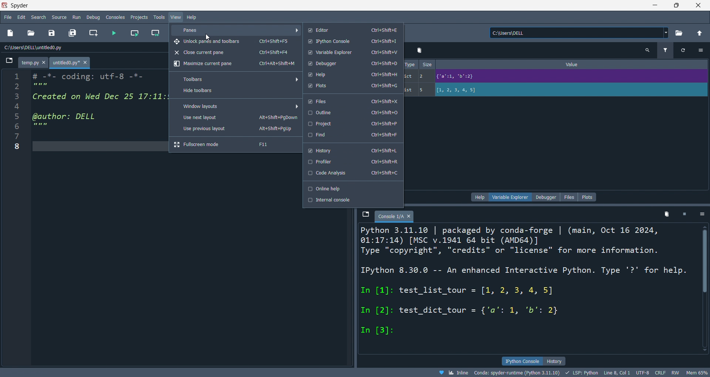 The width and height of the screenshot is (710, 377). Describe the element at coordinates (354, 112) in the screenshot. I see `outline` at that location.